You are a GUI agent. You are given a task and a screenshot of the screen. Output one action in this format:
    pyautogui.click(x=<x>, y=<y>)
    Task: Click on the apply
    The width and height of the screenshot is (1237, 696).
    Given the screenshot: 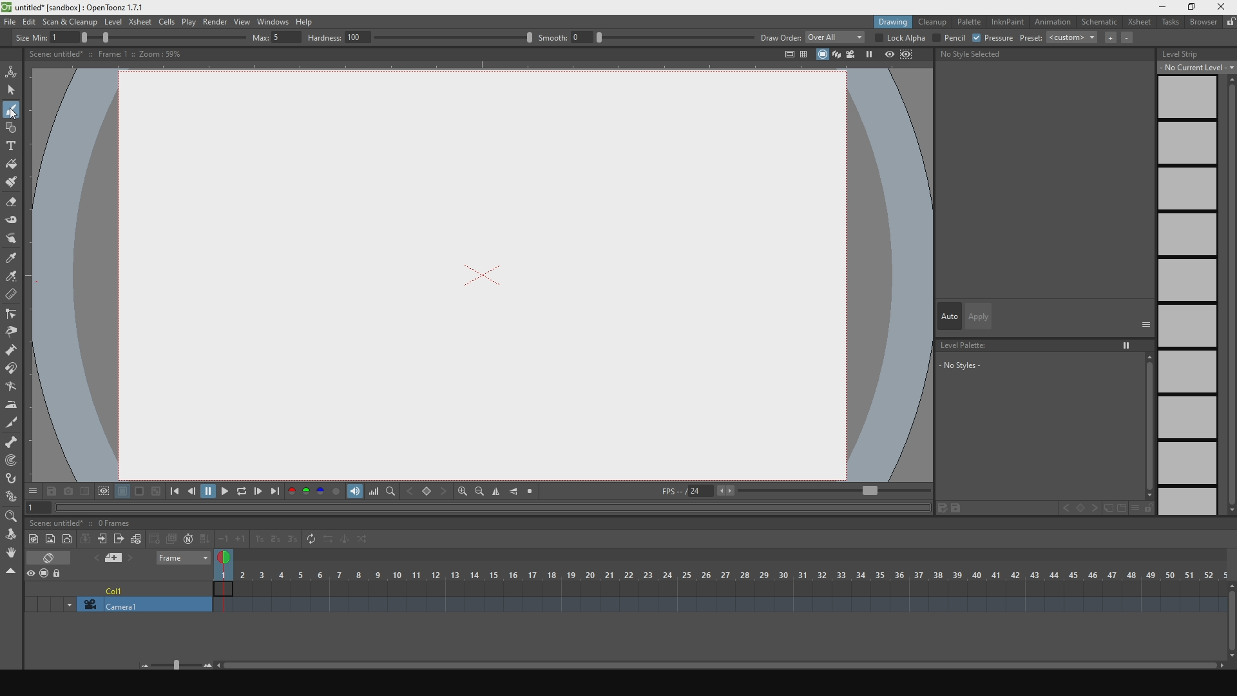 What is the action you would take?
    pyautogui.click(x=978, y=314)
    